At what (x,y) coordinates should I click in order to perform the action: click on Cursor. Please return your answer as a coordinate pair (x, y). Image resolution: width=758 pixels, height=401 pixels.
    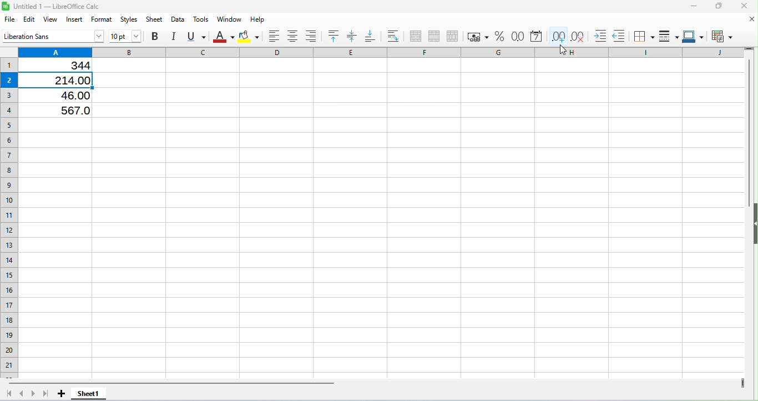
    Looking at the image, I should click on (562, 49).